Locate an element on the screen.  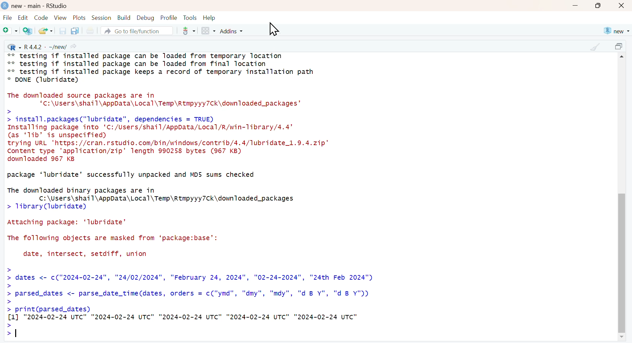
save the current document is located at coordinates (62, 31).